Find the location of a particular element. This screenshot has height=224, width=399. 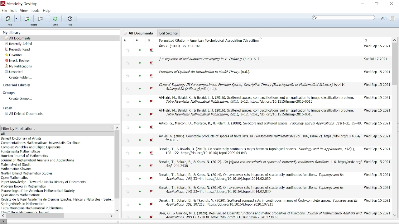

favourite is located at coordinates (128, 64).